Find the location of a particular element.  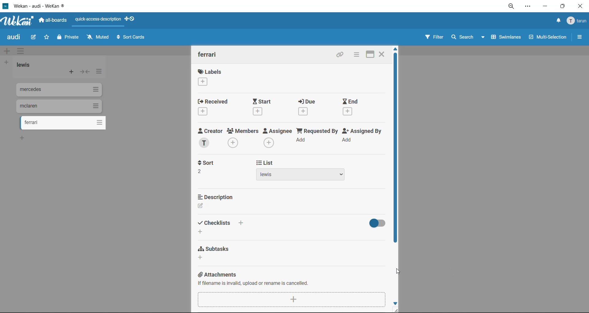

hide completed checklists is located at coordinates (377, 224).